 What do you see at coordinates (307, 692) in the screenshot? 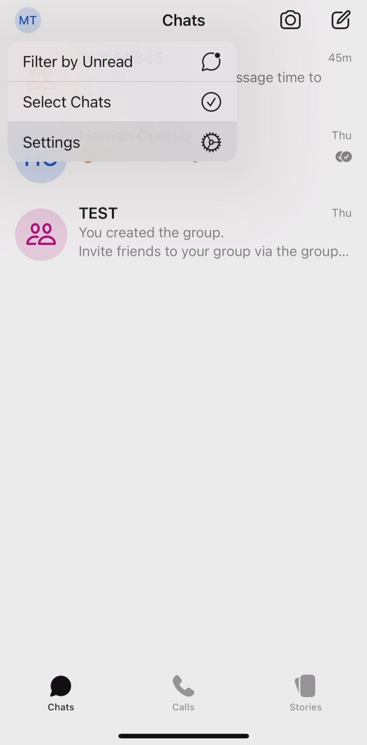
I see `stories` at bounding box center [307, 692].